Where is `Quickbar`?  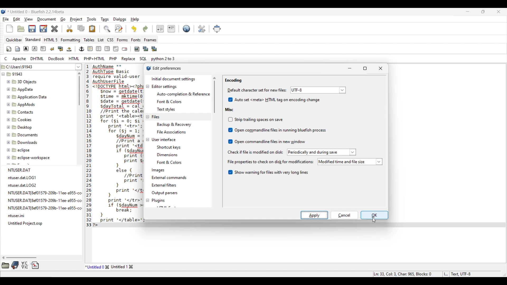
Quickbar is located at coordinates (13, 40).